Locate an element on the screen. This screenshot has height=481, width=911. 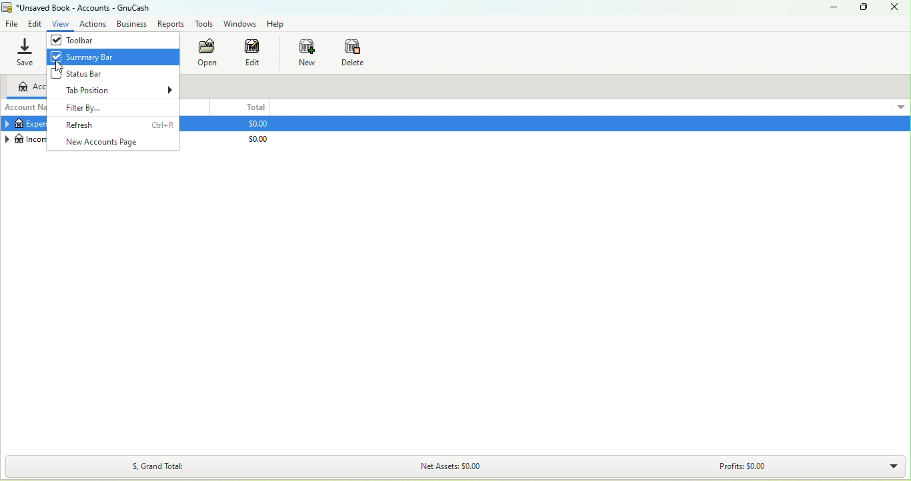
Net Assets: $0.00 is located at coordinates (455, 468).